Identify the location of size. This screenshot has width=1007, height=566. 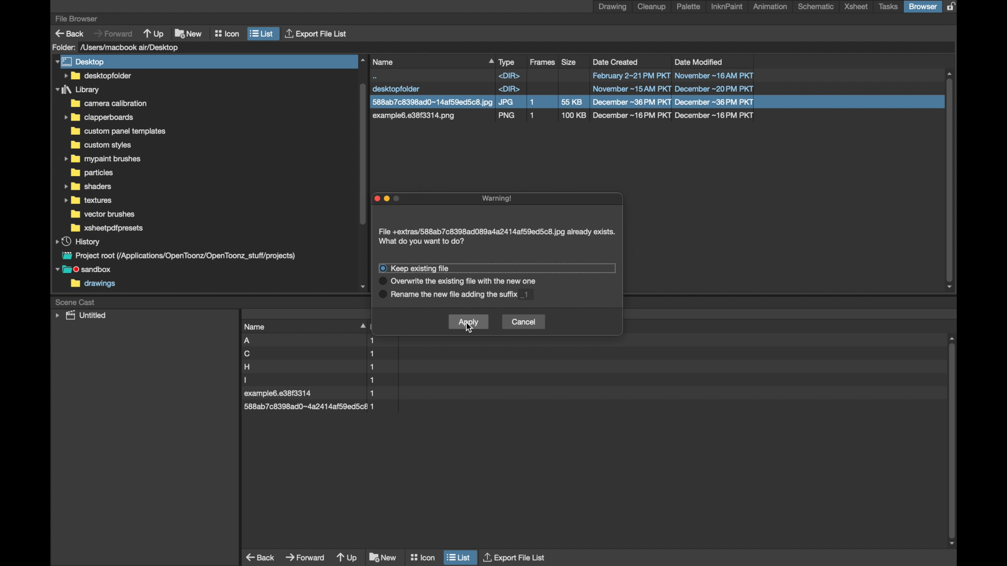
(570, 61).